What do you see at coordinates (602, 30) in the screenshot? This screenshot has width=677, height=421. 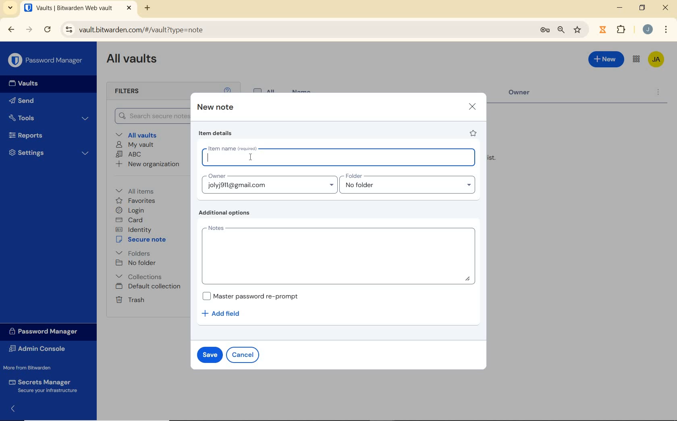 I see `extensions` at bounding box center [602, 30].